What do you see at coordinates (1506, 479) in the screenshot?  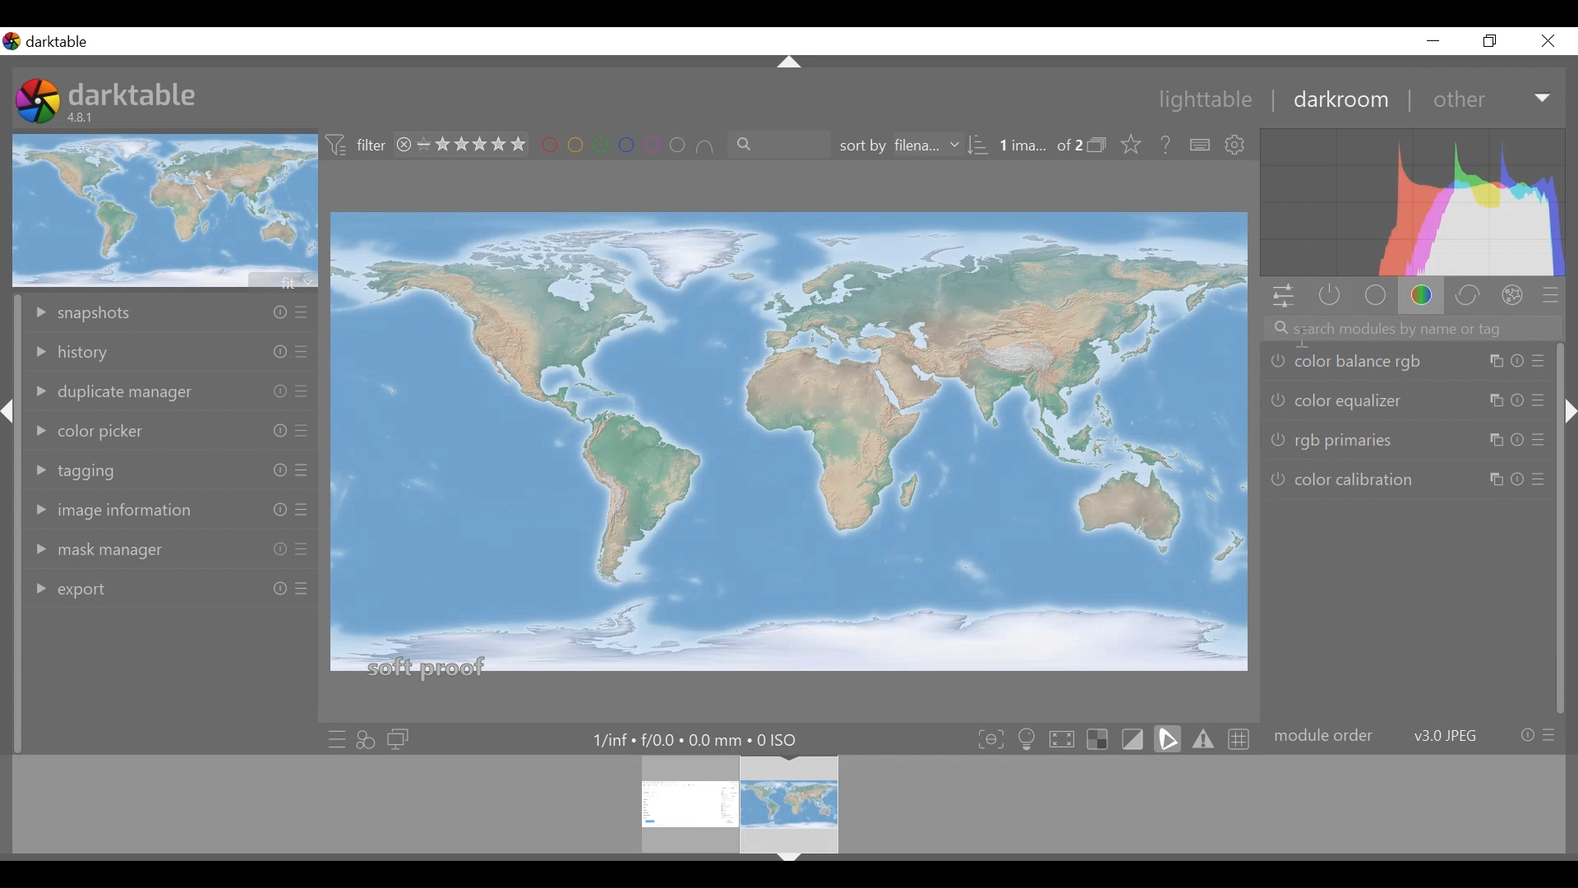 I see `` at bounding box center [1506, 479].